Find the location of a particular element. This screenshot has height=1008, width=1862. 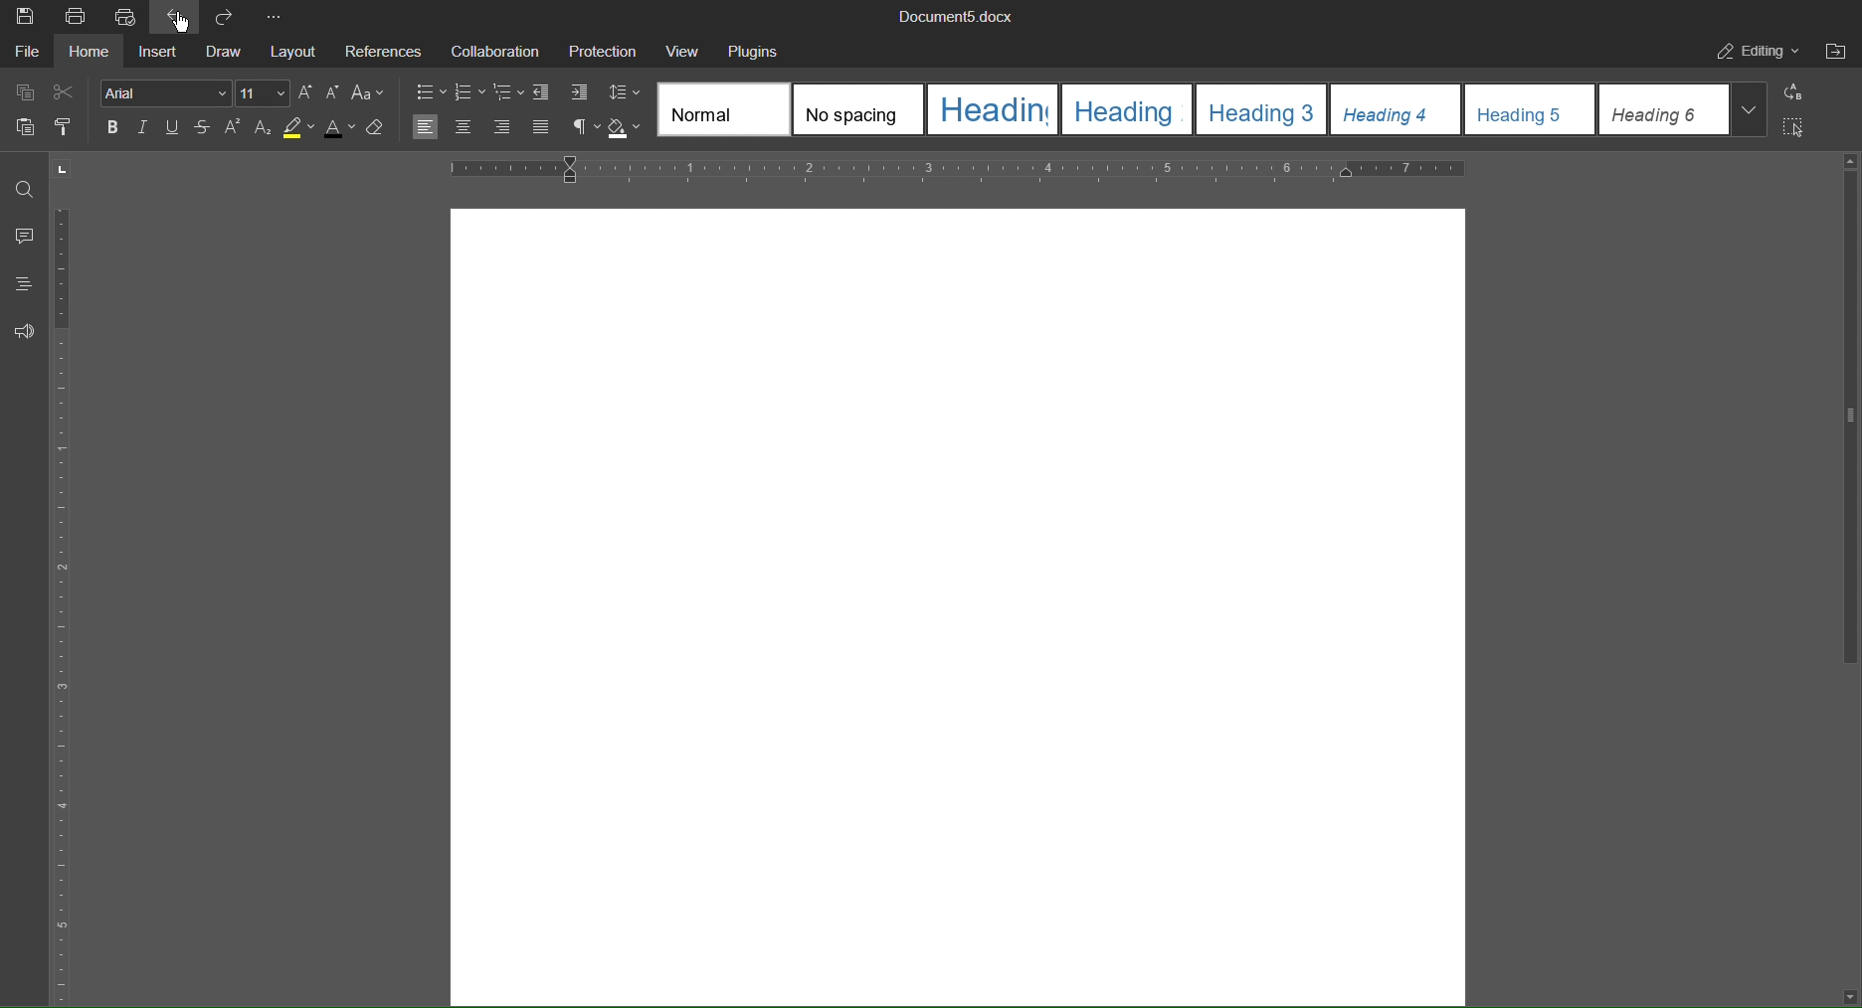

Cursor is located at coordinates (182, 22).